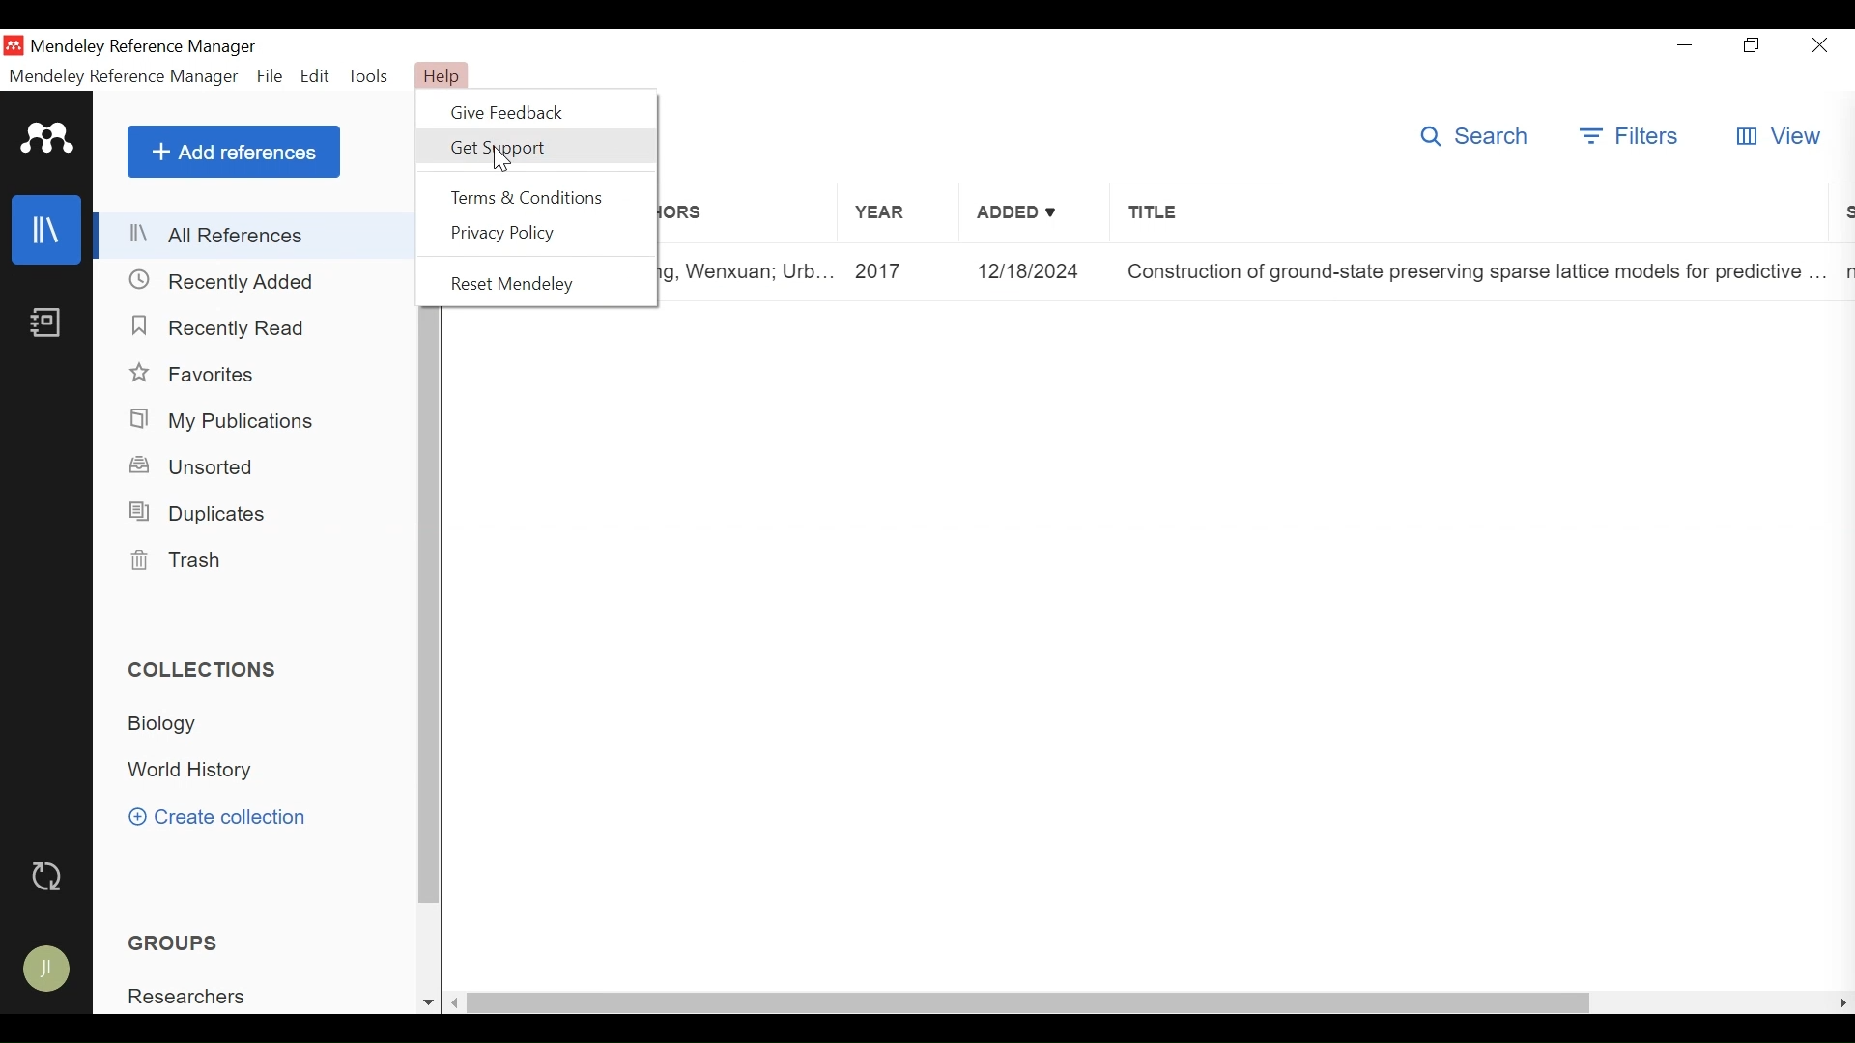 The image size is (1855, 1043). Describe the element at coordinates (1473, 272) in the screenshot. I see `Title` at that location.